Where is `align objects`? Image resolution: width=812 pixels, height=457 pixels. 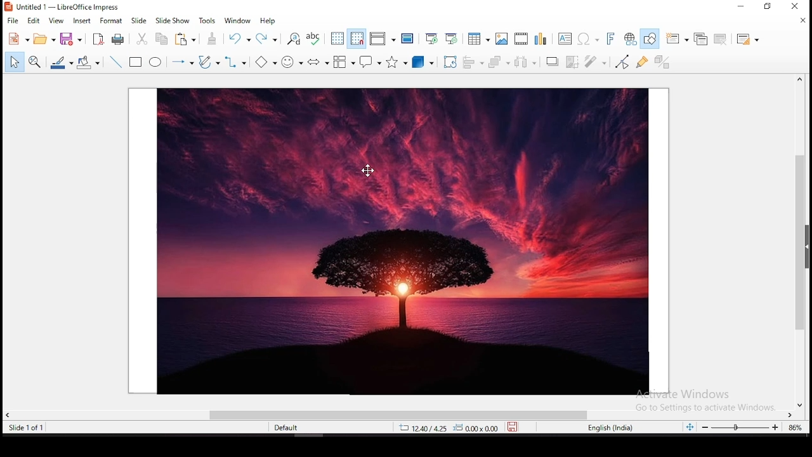 align objects is located at coordinates (475, 63).